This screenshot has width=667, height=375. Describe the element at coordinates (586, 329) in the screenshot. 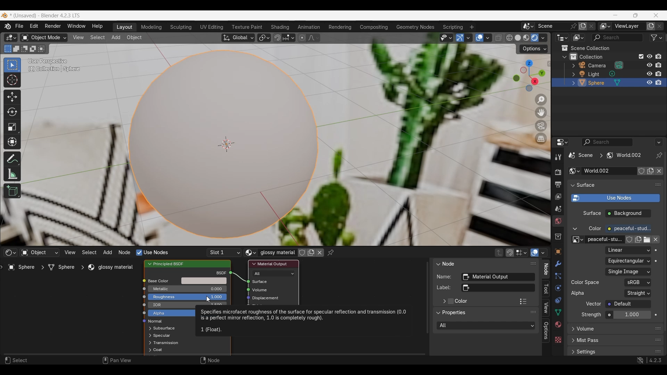

I see `Volume ` at that location.